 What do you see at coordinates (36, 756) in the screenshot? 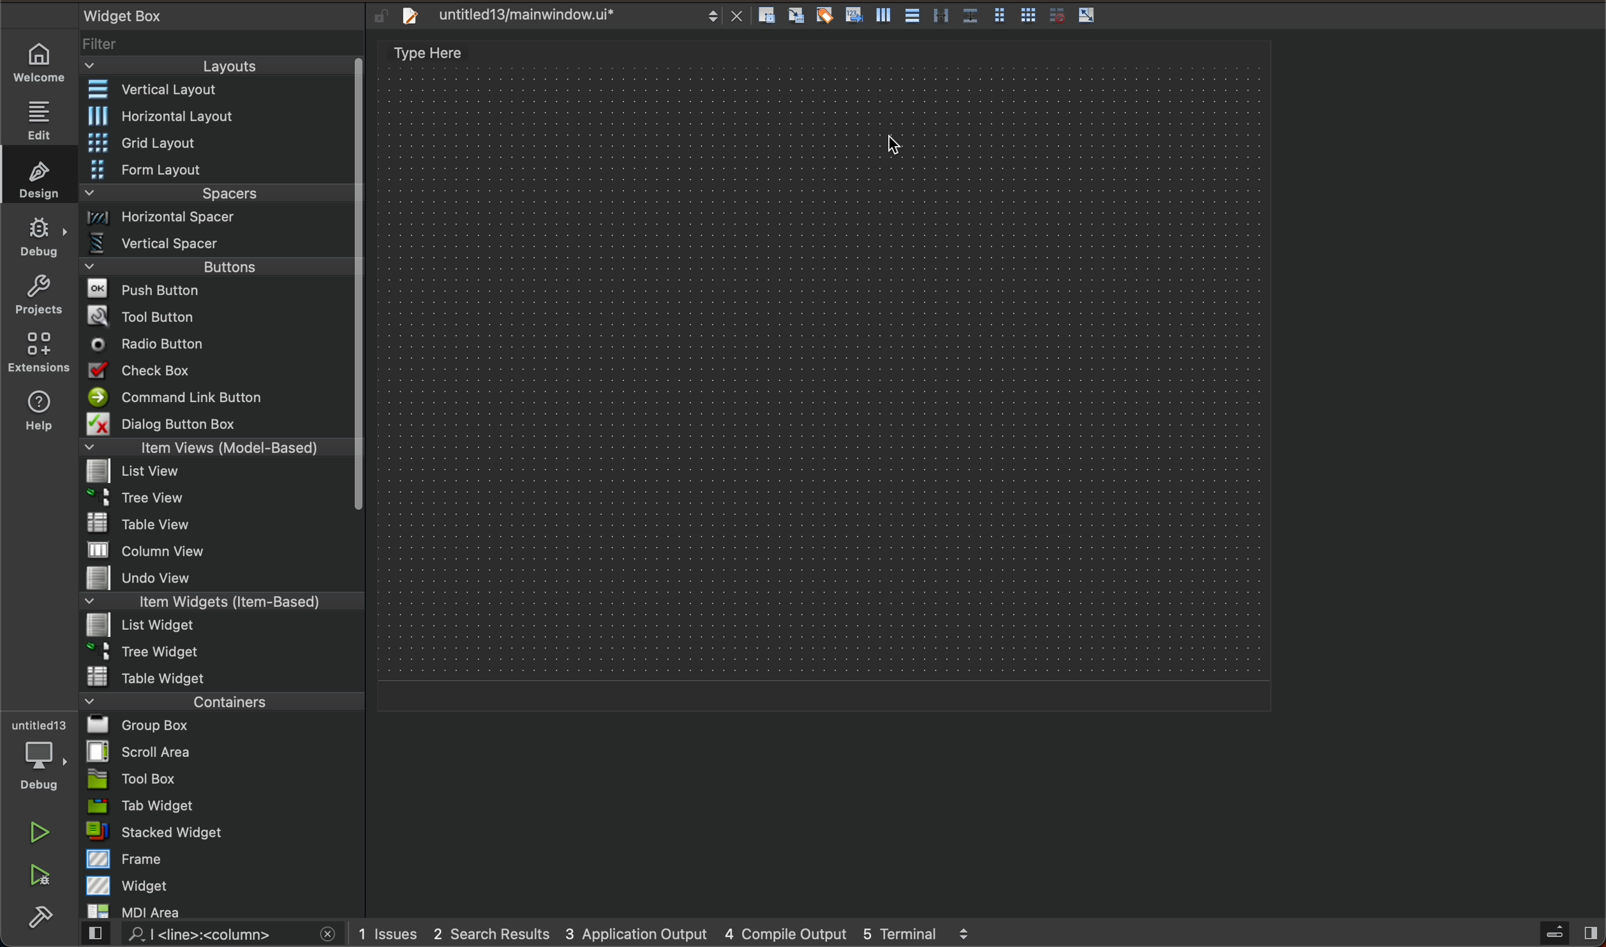
I see `debug` at bounding box center [36, 756].